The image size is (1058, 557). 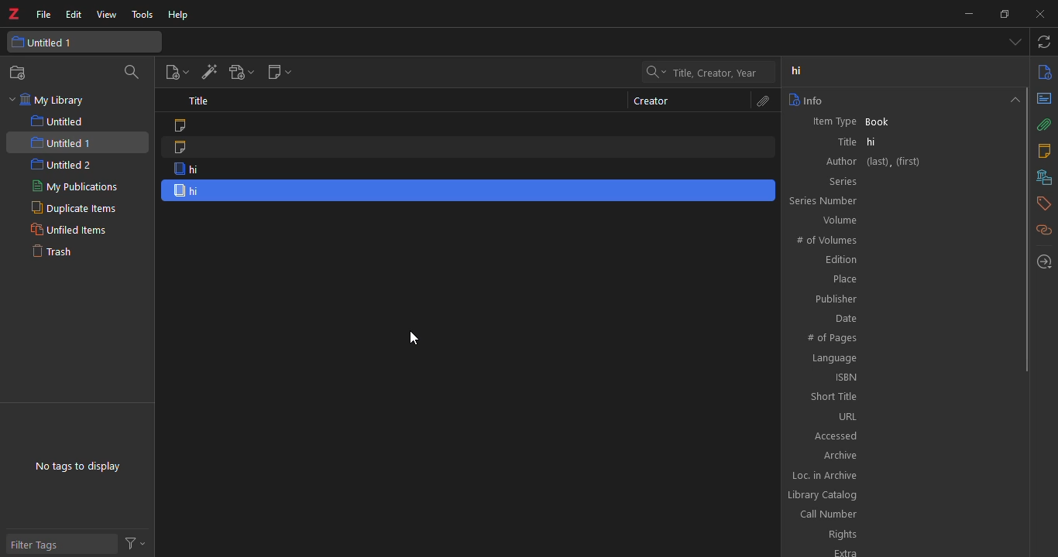 What do you see at coordinates (60, 142) in the screenshot?
I see `untitled 1` at bounding box center [60, 142].